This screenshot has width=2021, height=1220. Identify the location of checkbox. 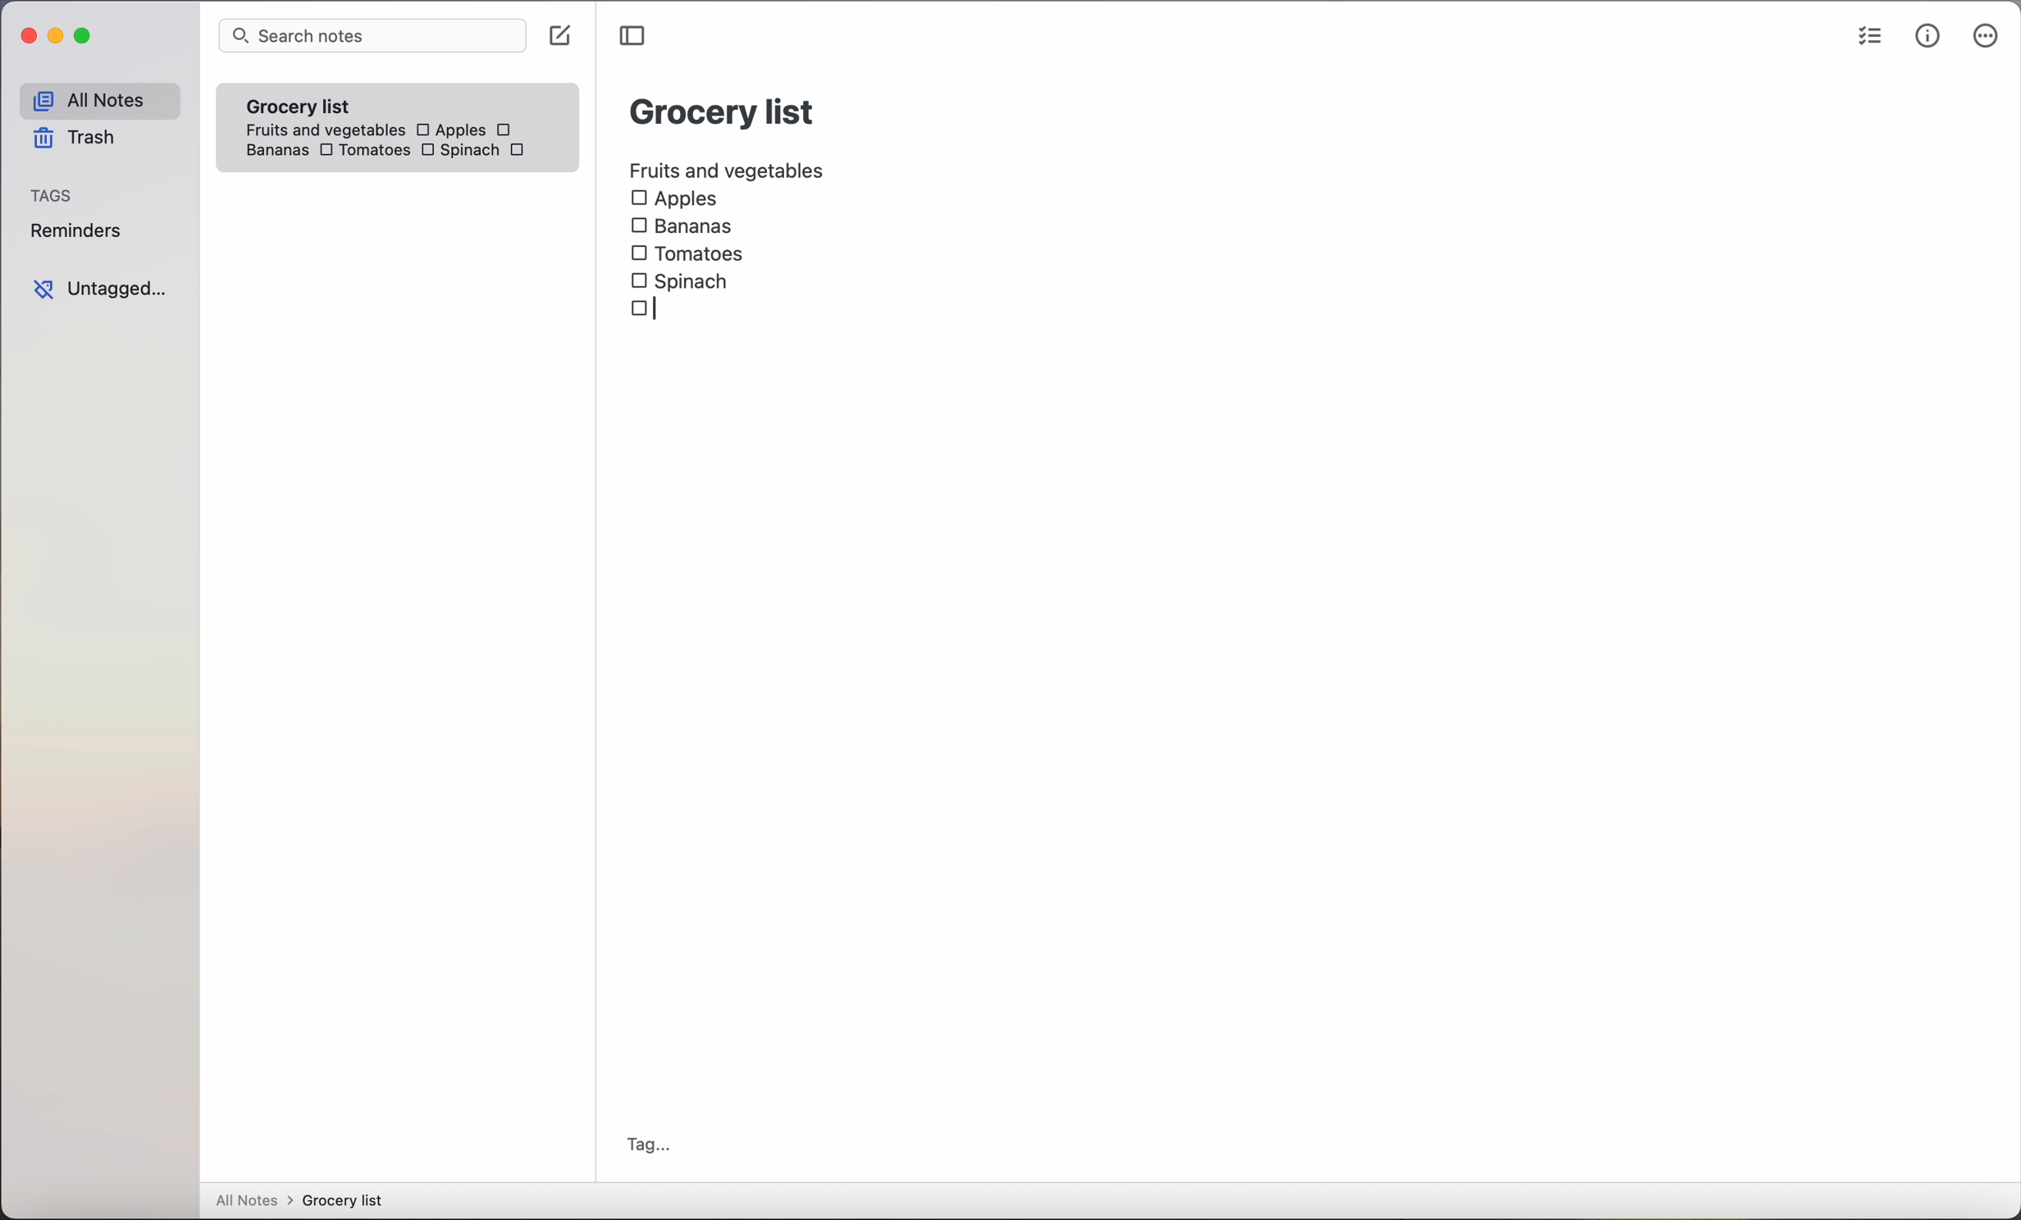
(648, 307).